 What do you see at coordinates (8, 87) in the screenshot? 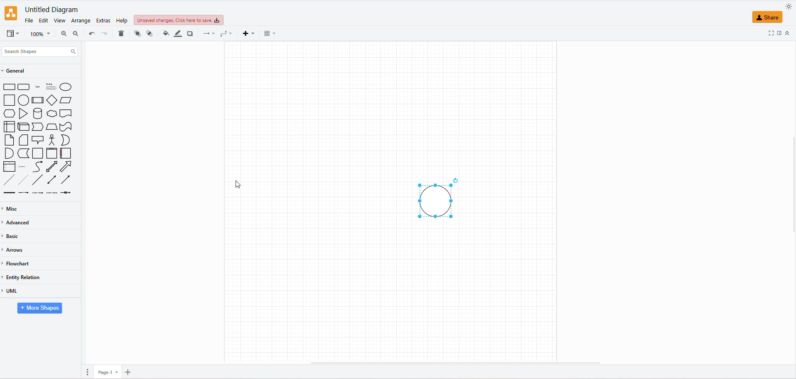
I see `RECTANGLE` at bounding box center [8, 87].